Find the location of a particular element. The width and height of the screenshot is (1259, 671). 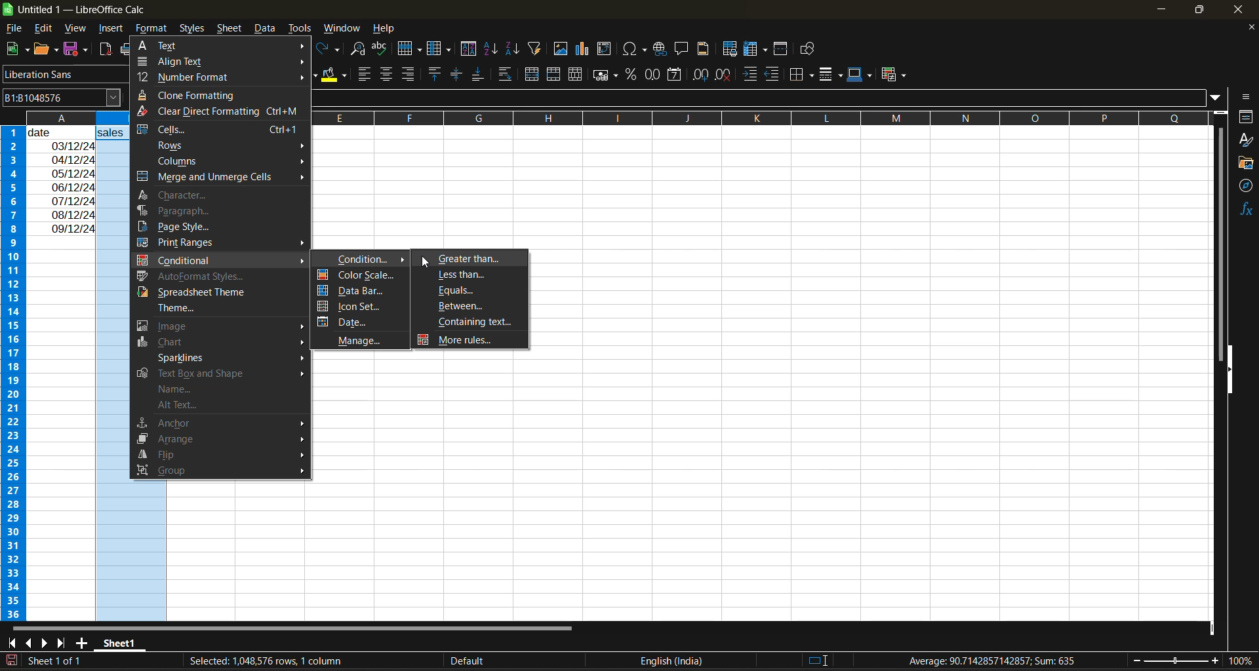

freeze rows and columns is located at coordinates (755, 50).